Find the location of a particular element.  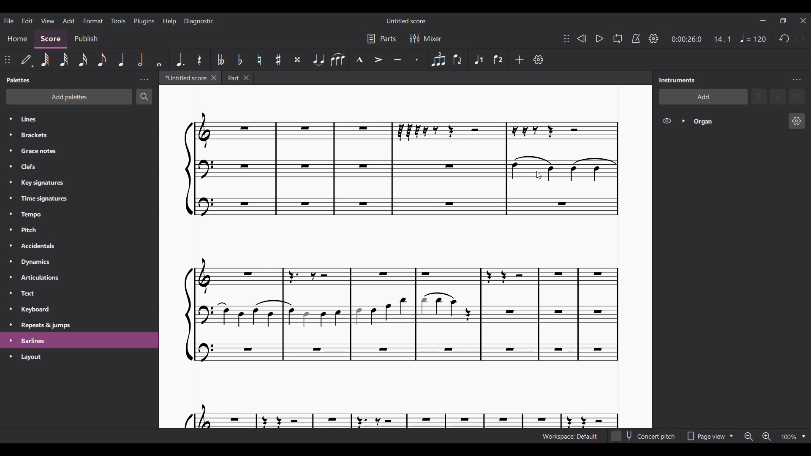

Diagnostic menu is located at coordinates (199, 21).